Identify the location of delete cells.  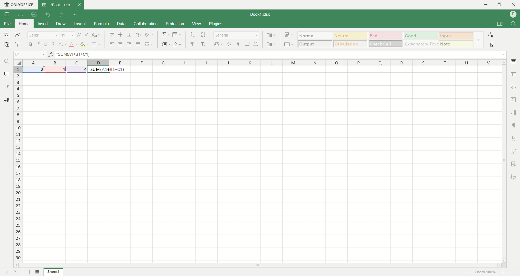
(271, 44).